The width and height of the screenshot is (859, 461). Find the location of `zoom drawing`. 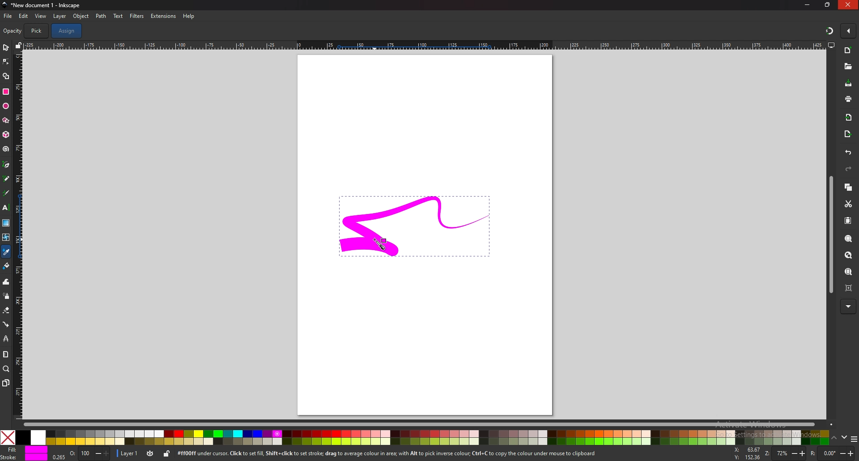

zoom drawing is located at coordinates (849, 255).